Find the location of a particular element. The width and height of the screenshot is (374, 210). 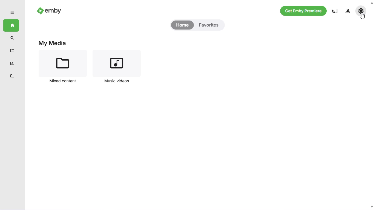

music videos is located at coordinates (117, 63).